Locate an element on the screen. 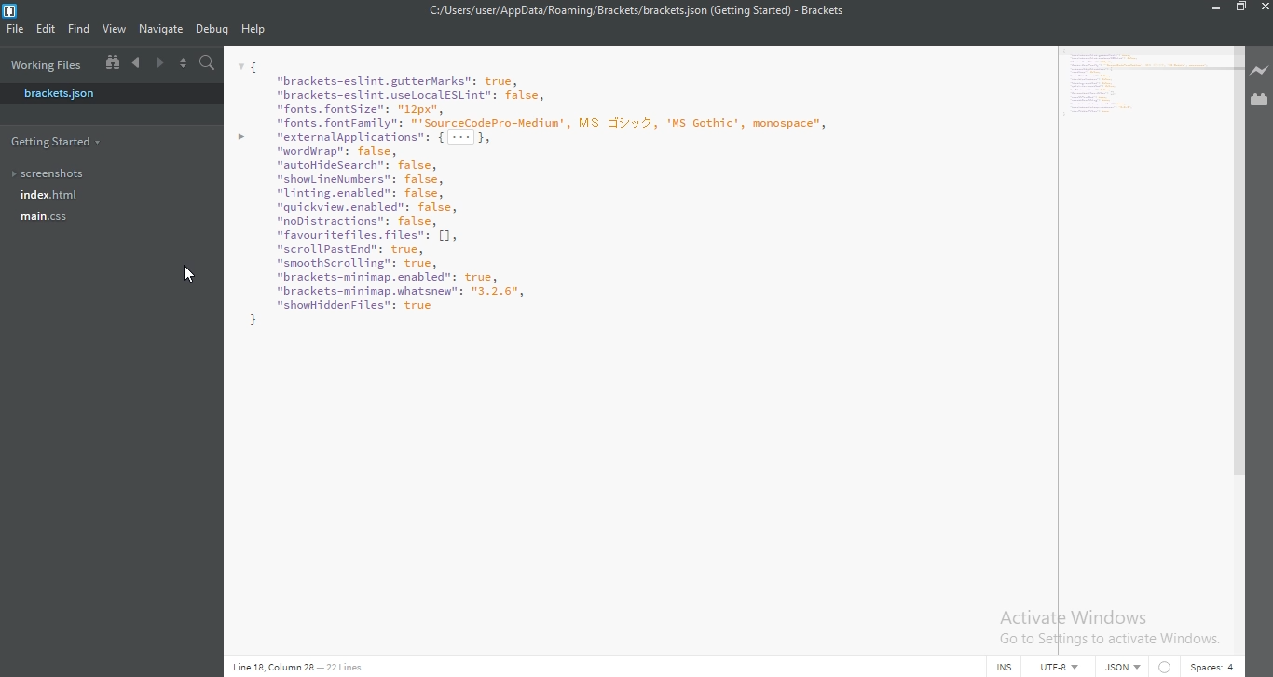 The width and height of the screenshot is (1273, 677). JSON is located at coordinates (1120, 668).